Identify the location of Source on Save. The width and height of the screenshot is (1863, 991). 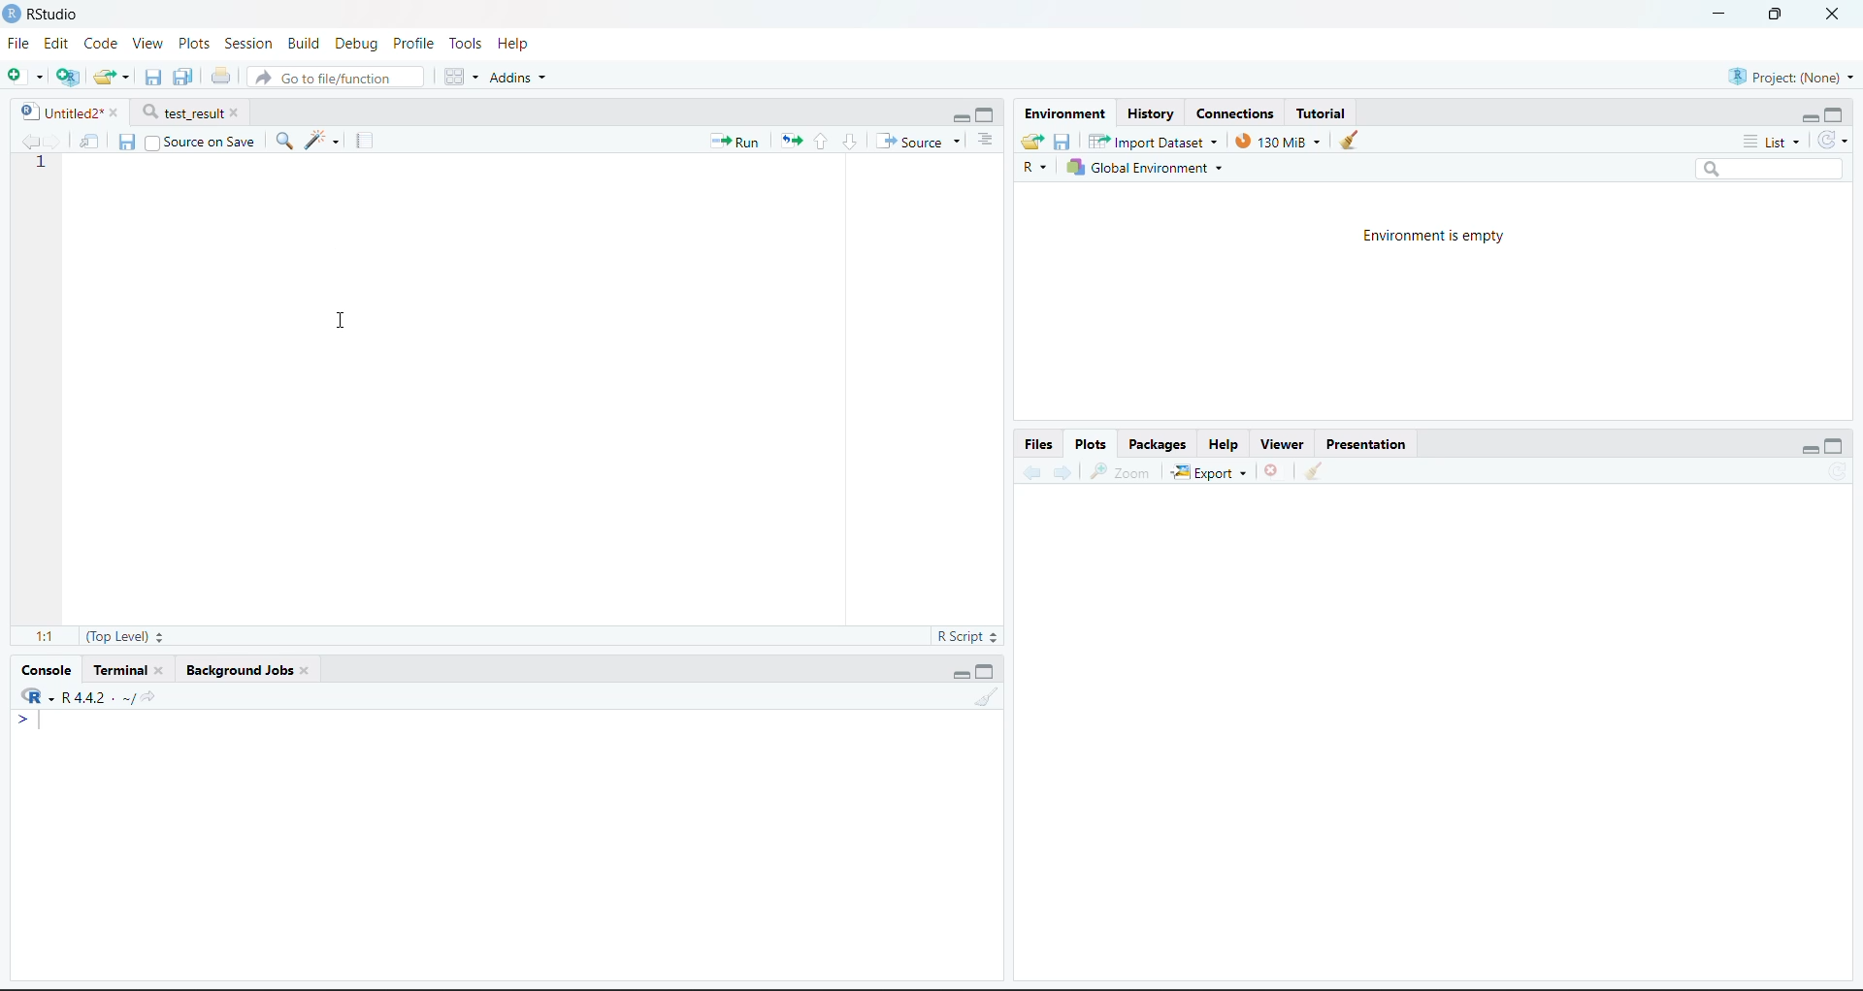
(206, 141).